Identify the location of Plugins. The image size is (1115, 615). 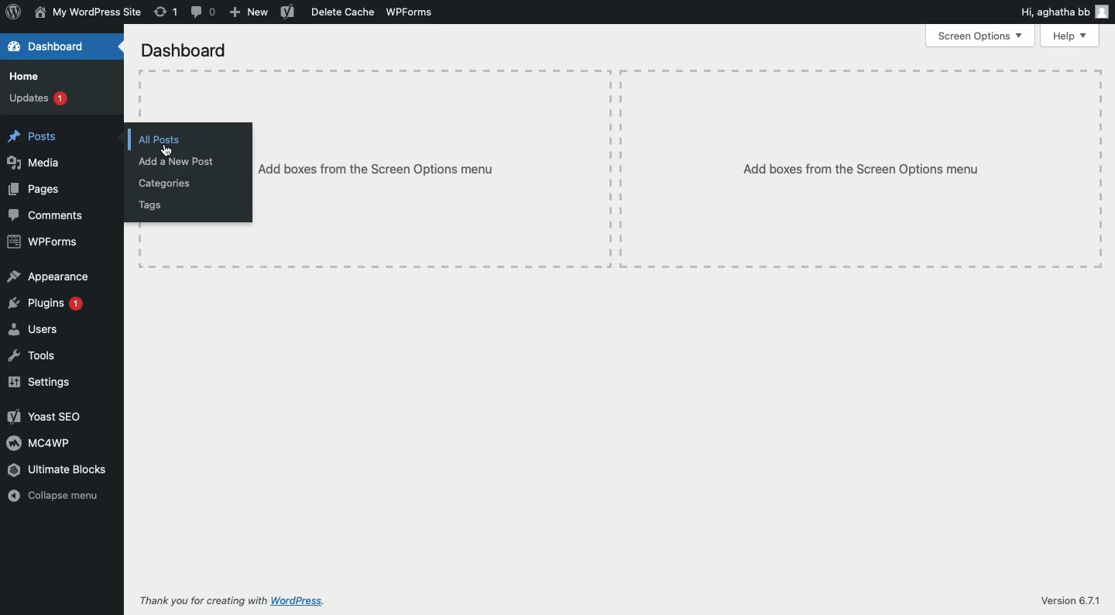
(47, 304).